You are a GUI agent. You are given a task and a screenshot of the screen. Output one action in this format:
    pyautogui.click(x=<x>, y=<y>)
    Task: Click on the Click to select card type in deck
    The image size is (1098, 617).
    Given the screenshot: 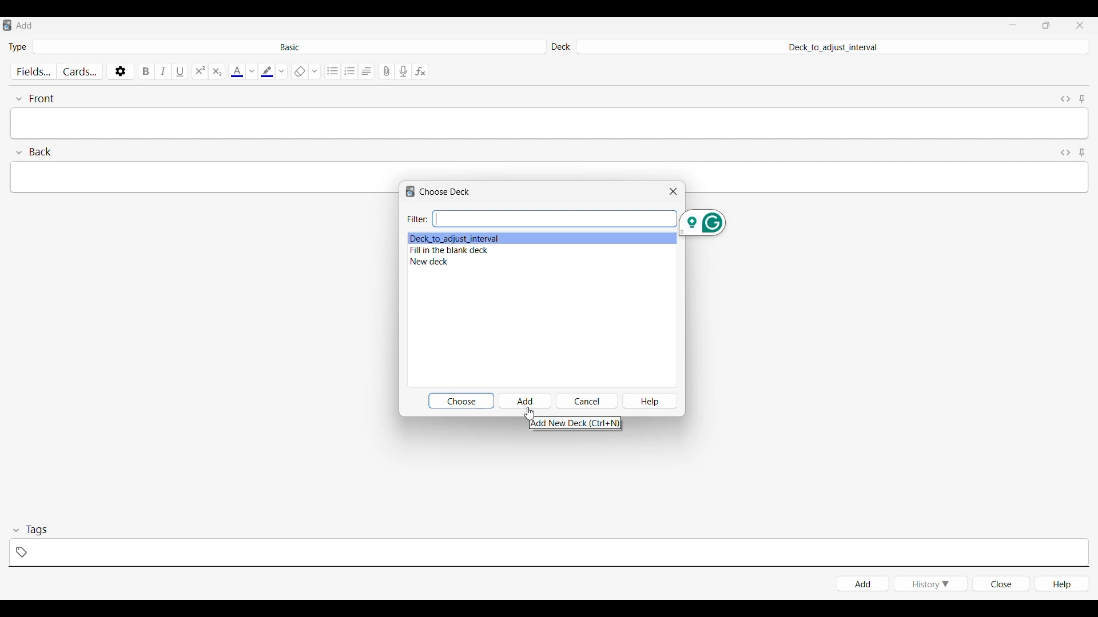 What is the action you would take?
    pyautogui.click(x=289, y=46)
    